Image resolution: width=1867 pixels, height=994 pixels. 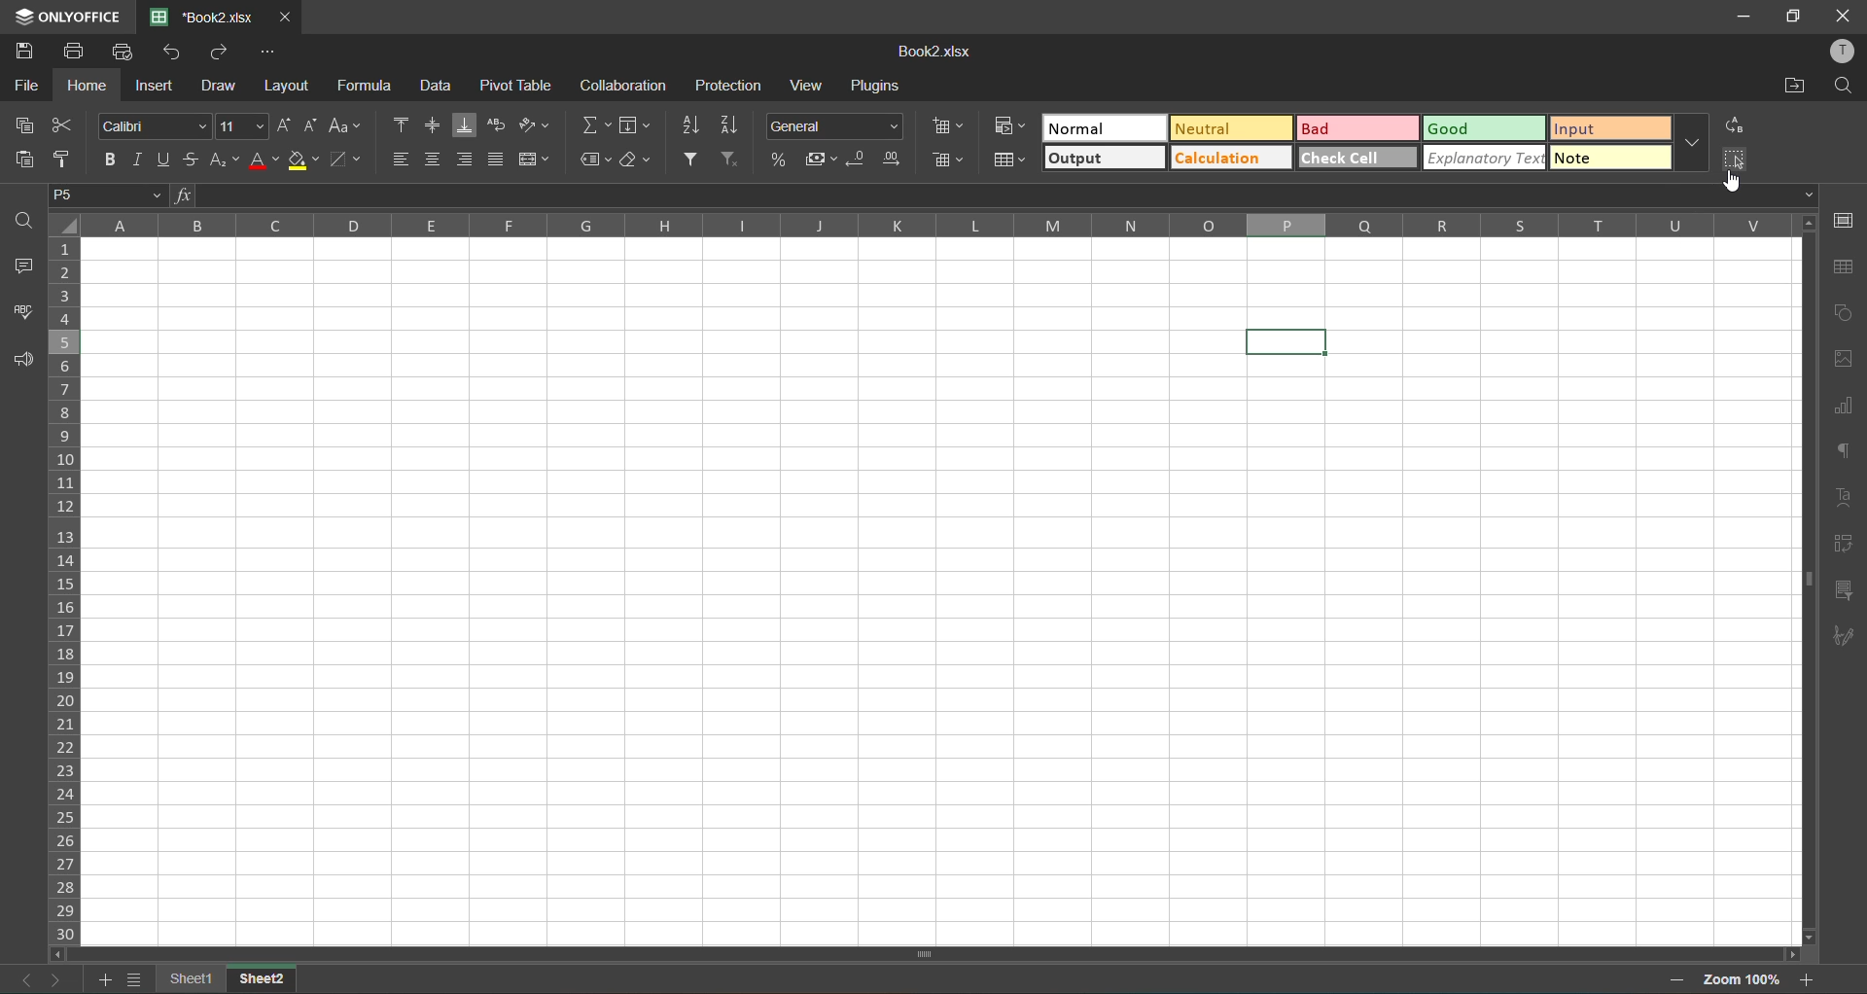 I want to click on borders, so click(x=351, y=161).